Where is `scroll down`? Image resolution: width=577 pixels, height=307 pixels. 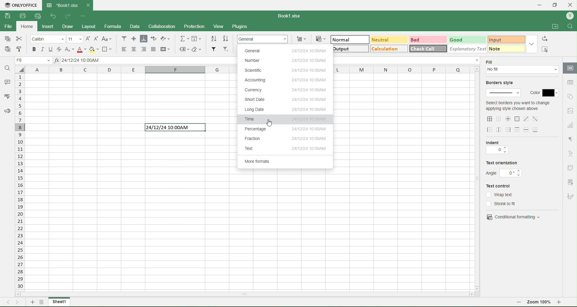
scroll down is located at coordinates (479, 287).